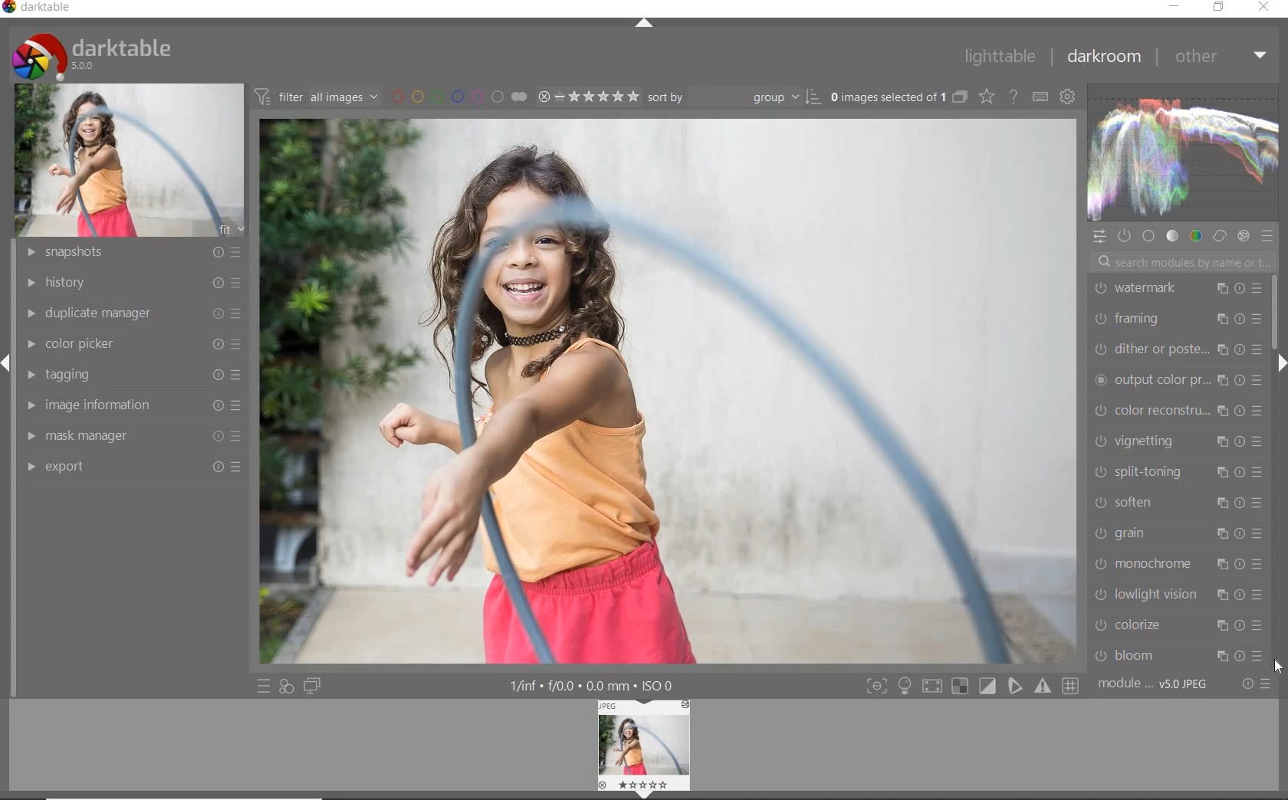  Describe the element at coordinates (1178, 595) in the screenshot. I see `lowlight vision` at that location.